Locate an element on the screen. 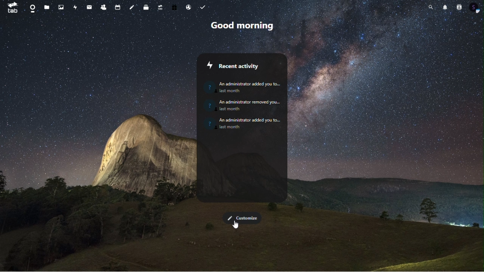 The width and height of the screenshot is (484, 272).  An administrator removed you, last month is located at coordinates (245, 105).